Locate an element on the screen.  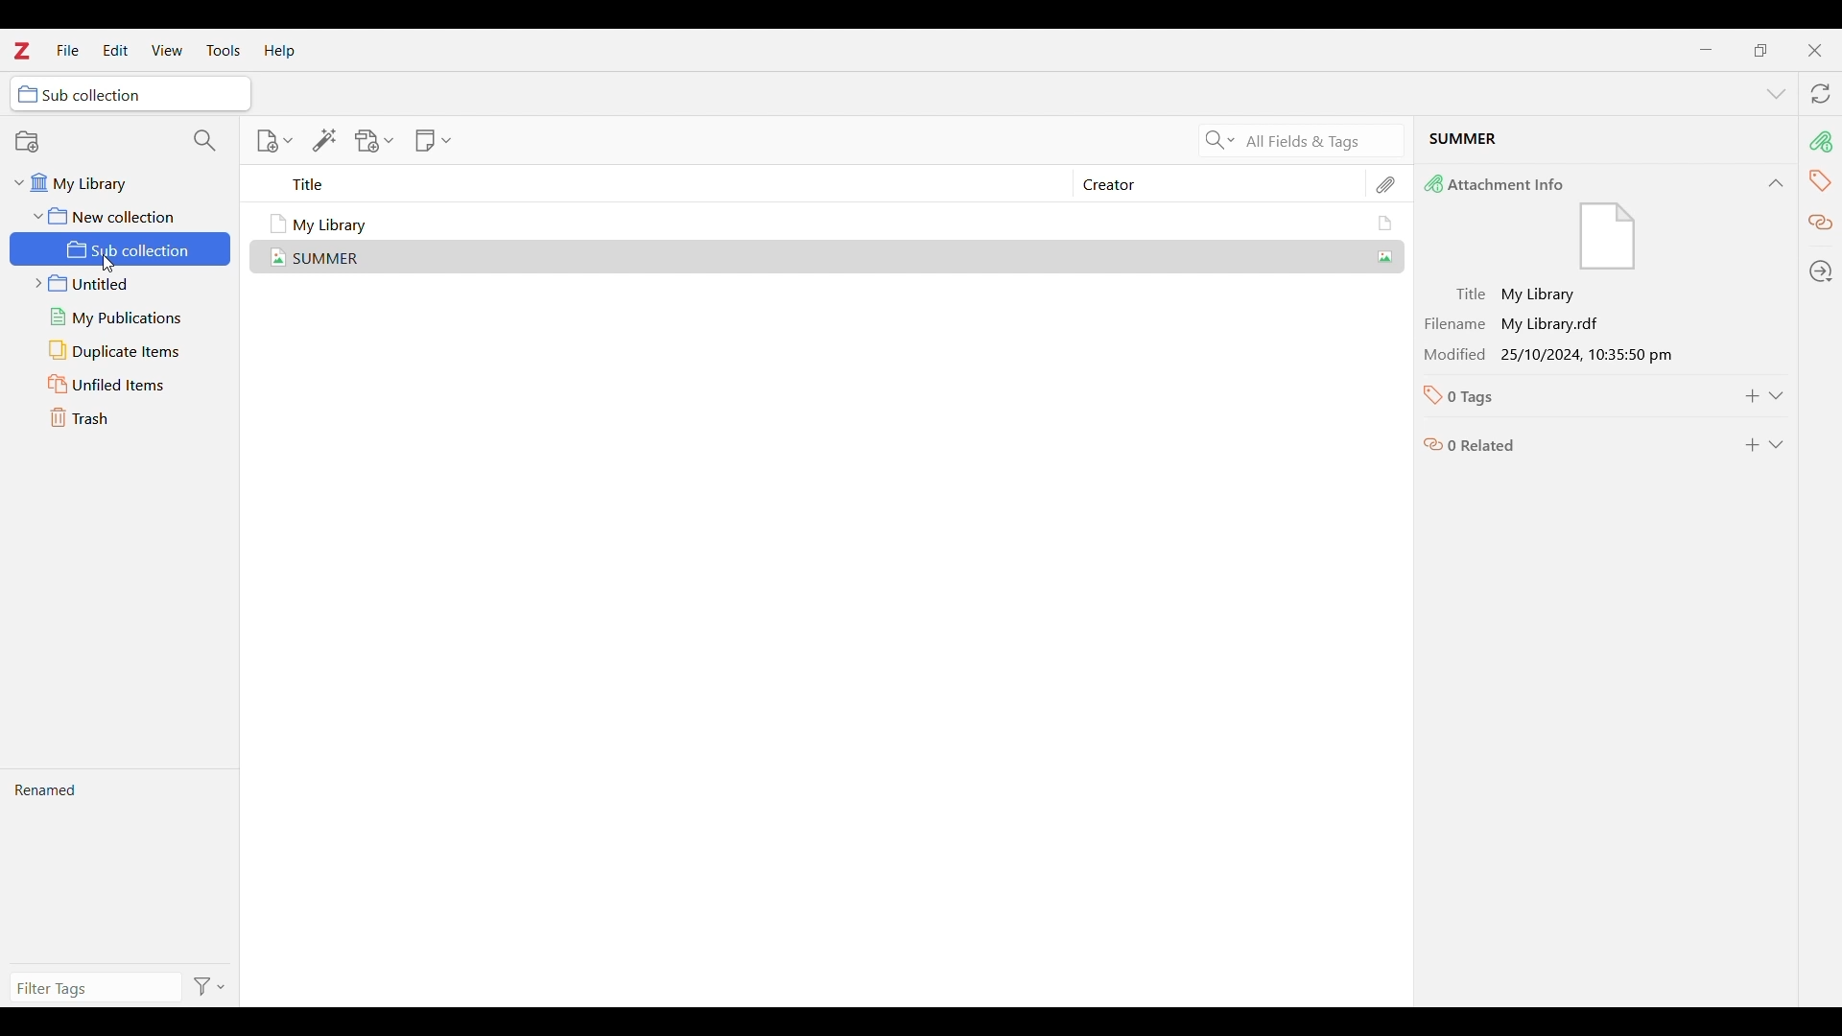
Search criteria  is located at coordinates (1219, 140).